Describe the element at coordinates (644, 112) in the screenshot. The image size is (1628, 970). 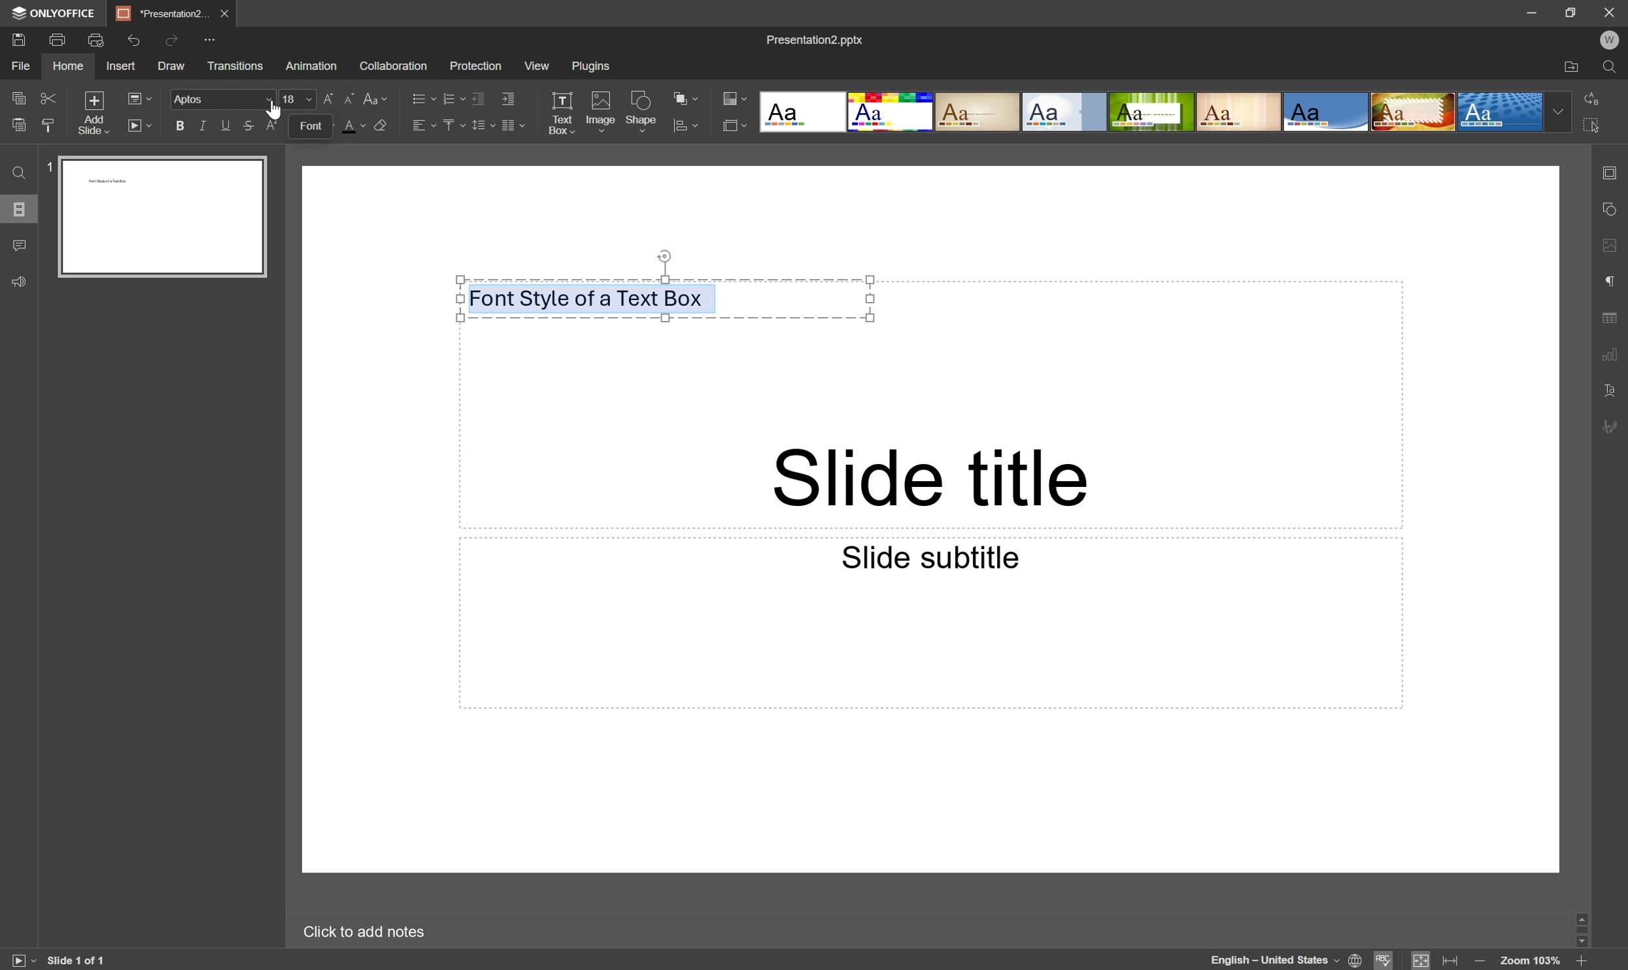
I see `Shape` at that location.